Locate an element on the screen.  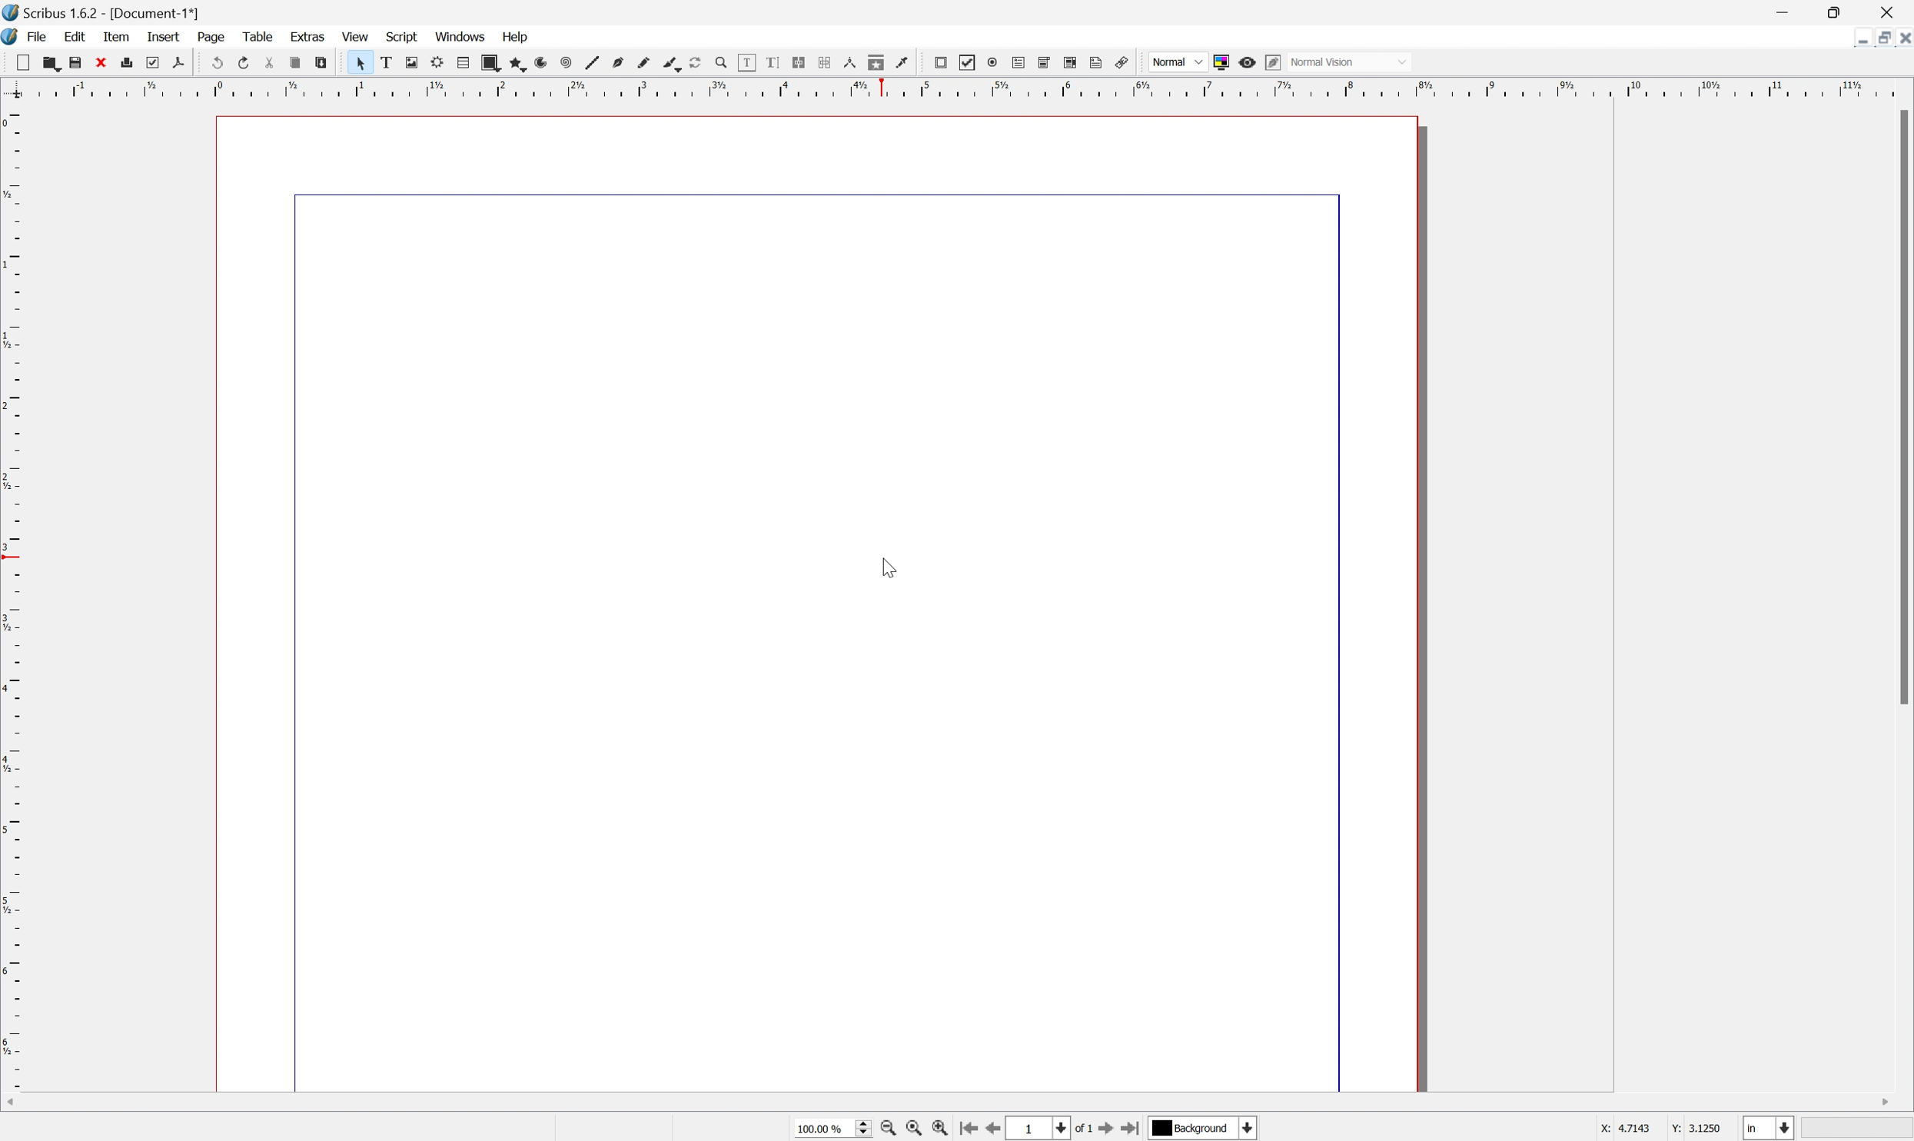
calligraphic line is located at coordinates (676, 64).